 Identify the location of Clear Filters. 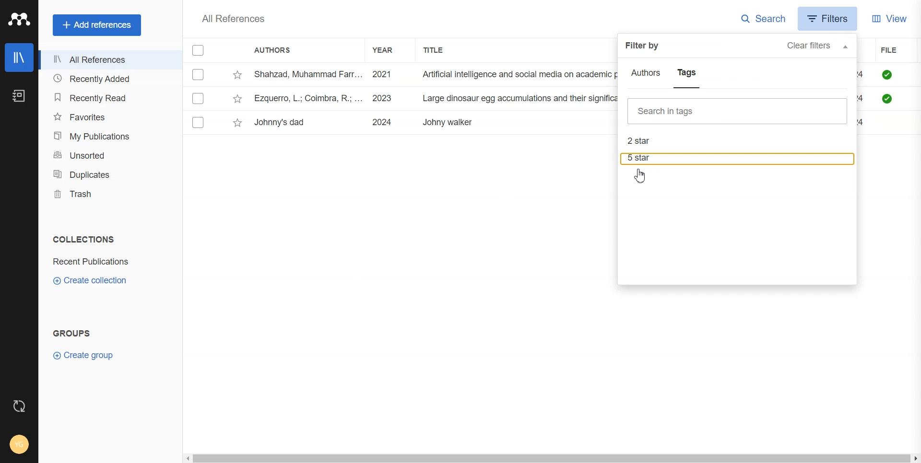
(817, 46).